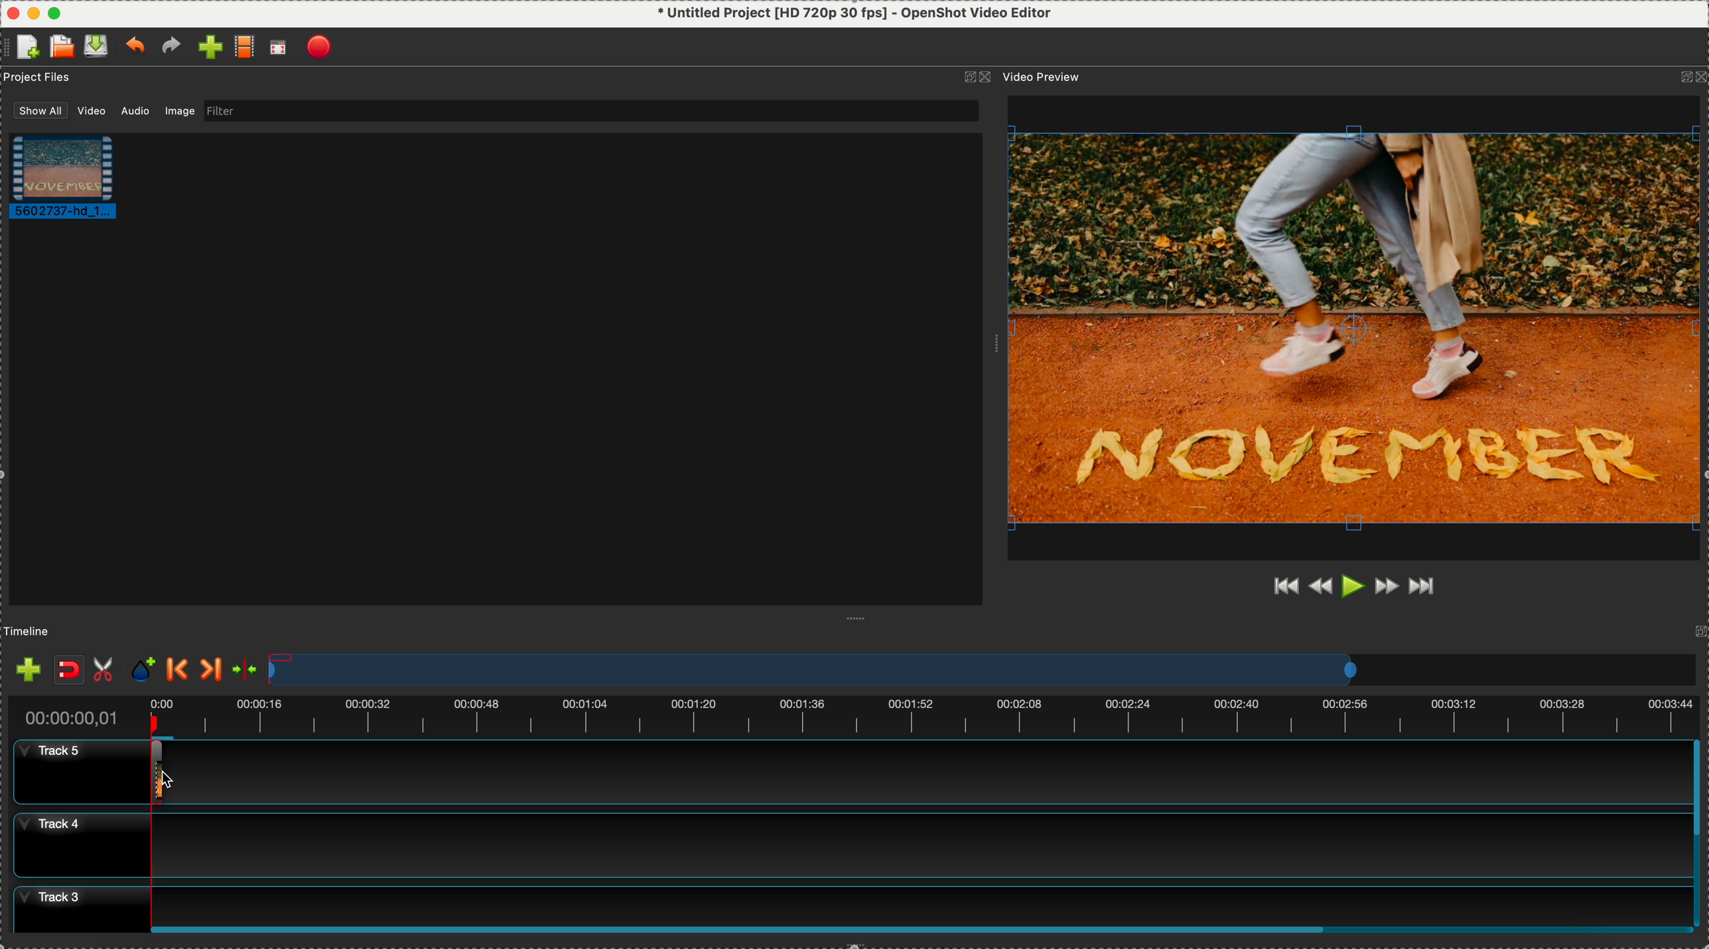 This screenshot has height=949, width=1709. I want to click on * Untitled Project [HD 720p 30 fps] - OpenShot Video Editor, so click(855, 13).